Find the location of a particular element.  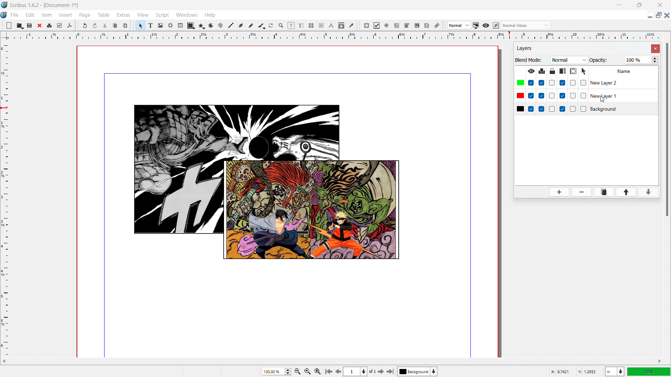

move layer up is located at coordinates (626, 192).